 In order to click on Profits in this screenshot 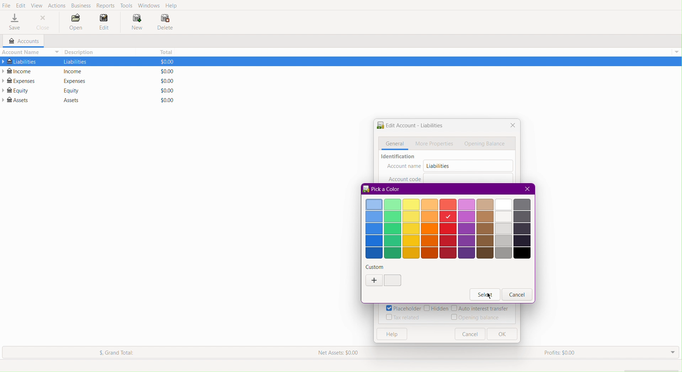, I will do `click(559, 353)`.